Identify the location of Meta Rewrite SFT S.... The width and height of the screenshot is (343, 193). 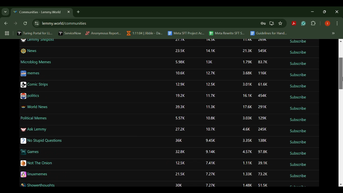
(227, 34).